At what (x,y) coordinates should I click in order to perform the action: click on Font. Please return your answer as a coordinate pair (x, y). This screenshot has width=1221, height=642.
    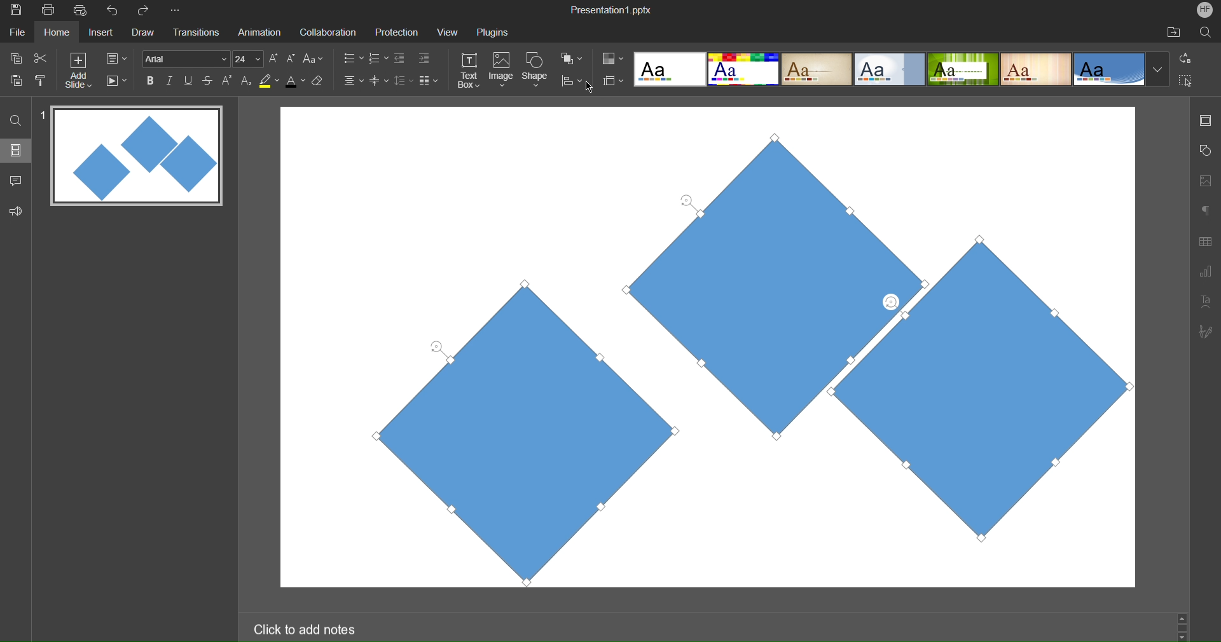
    Looking at the image, I should click on (184, 58).